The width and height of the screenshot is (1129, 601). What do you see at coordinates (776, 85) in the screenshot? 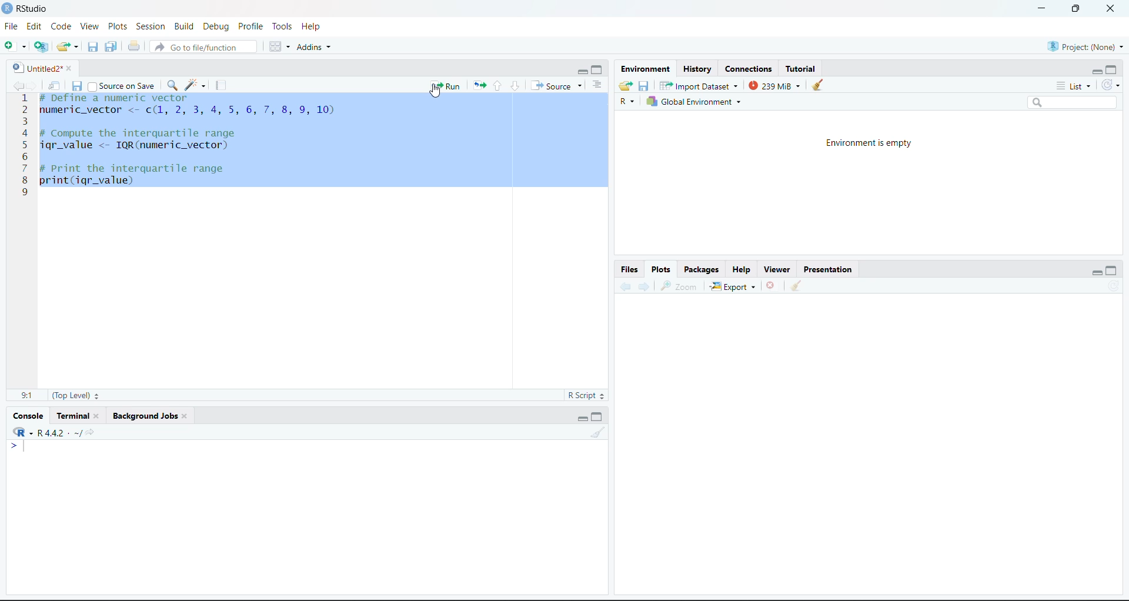
I see `239kib used by R session (Source: Windows System)` at bounding box center [776, 85].